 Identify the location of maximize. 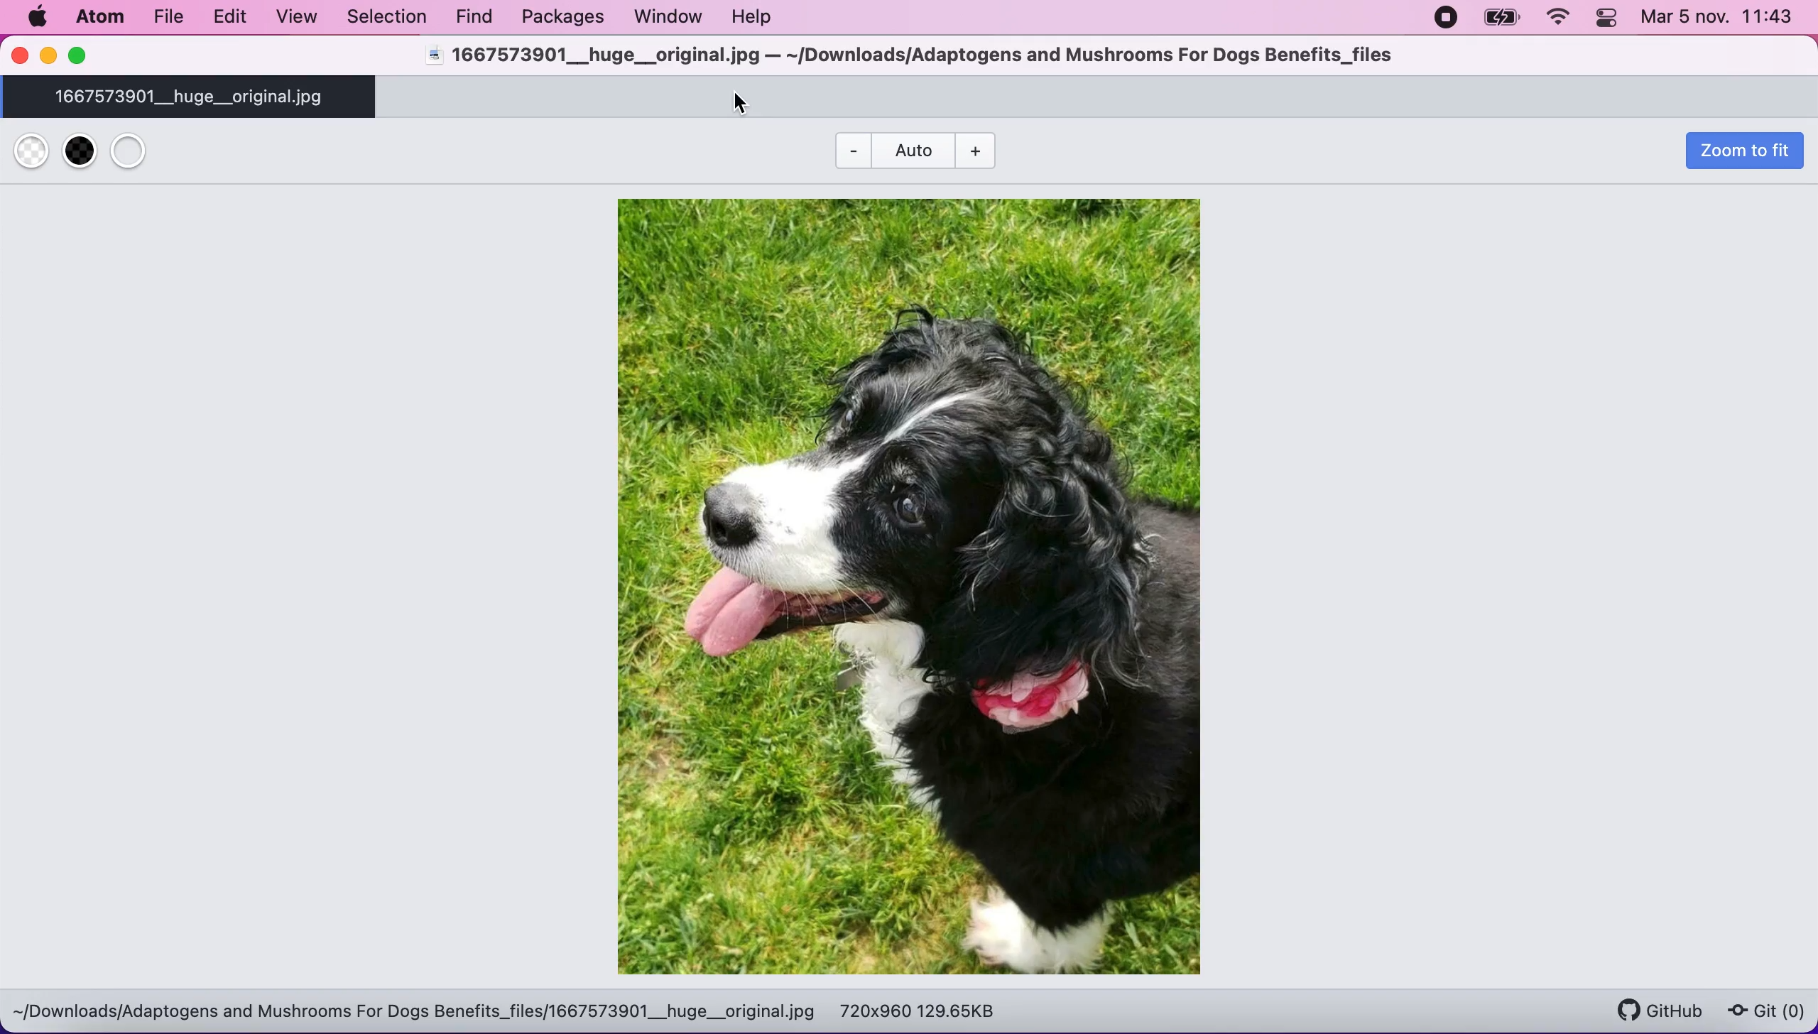
(91, 56).